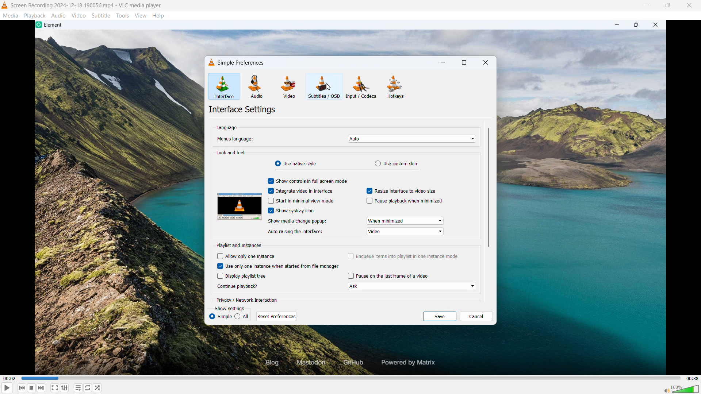 The height and width of the screenshot is (394, 701). Describe the element at coordinates (693, 379) in the screenshot. I see `video duration` at that location.